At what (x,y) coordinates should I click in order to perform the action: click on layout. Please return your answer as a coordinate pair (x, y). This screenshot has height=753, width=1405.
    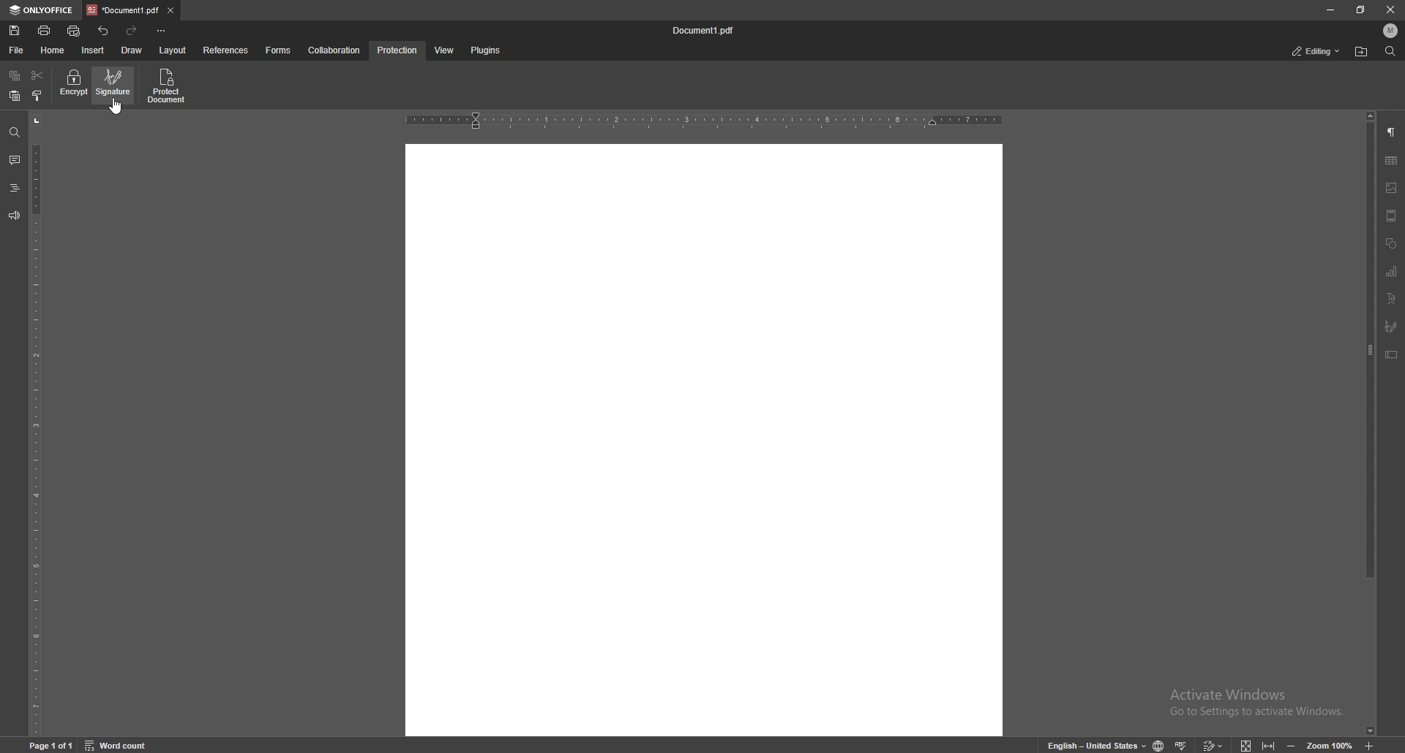
    Looking at the image, I should click on (172, 51).